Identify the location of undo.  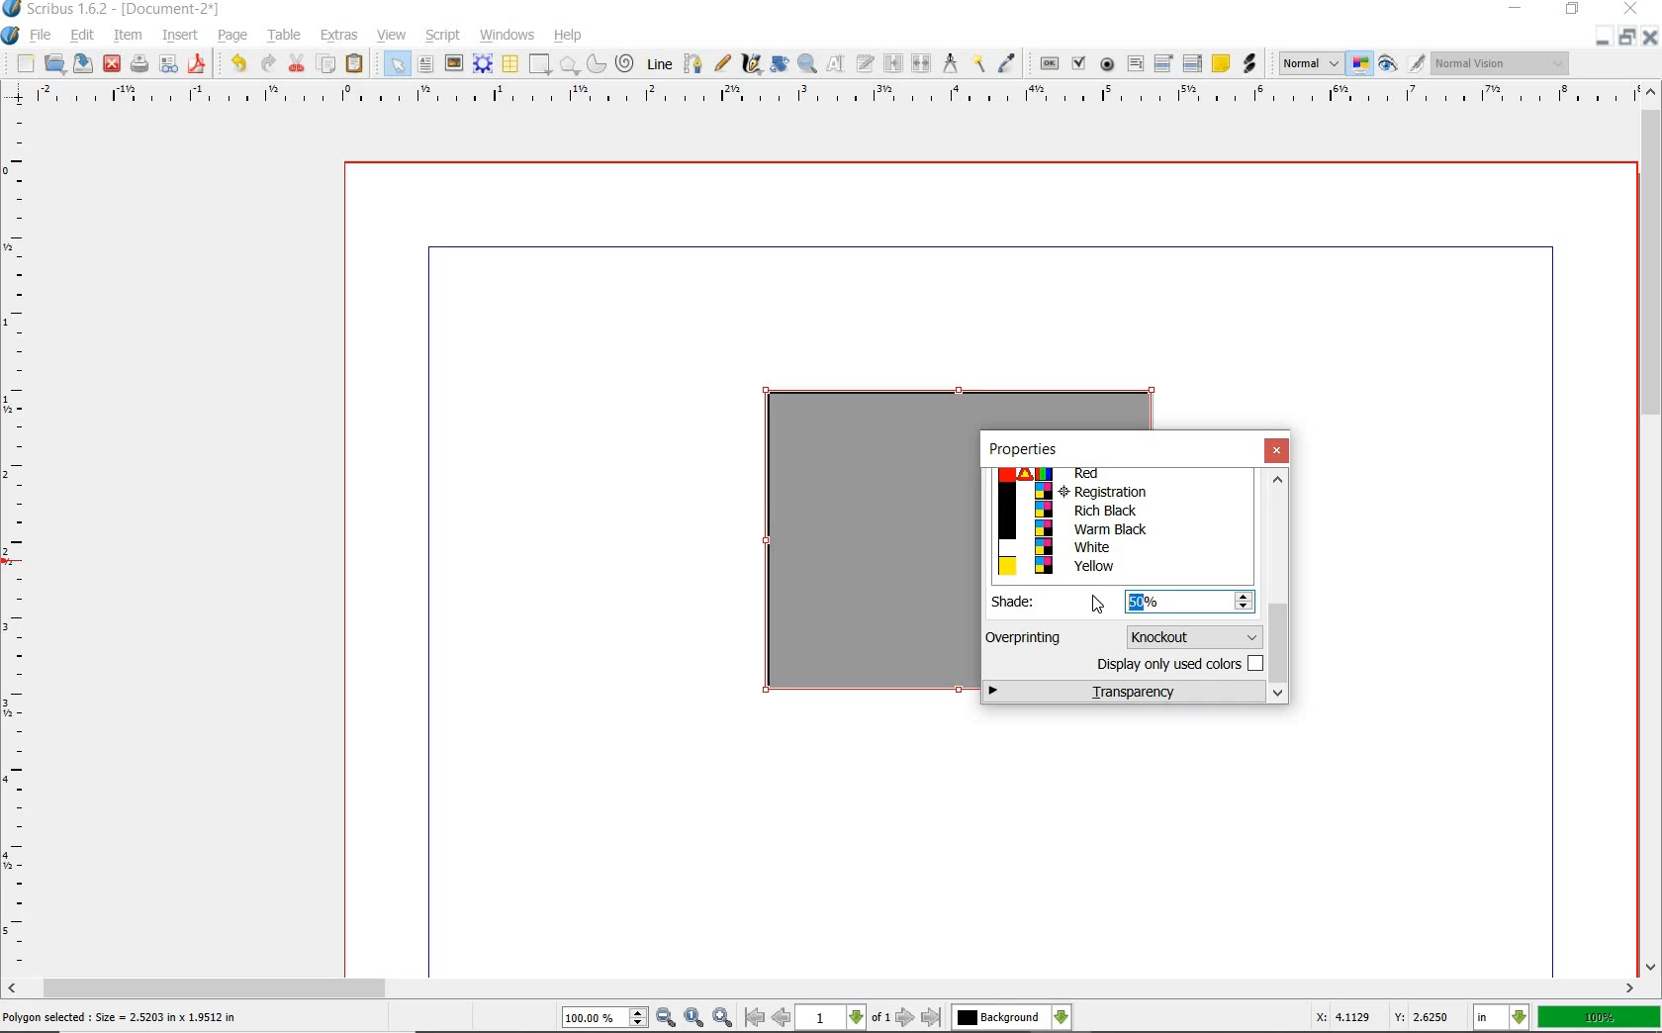
(238, 65).